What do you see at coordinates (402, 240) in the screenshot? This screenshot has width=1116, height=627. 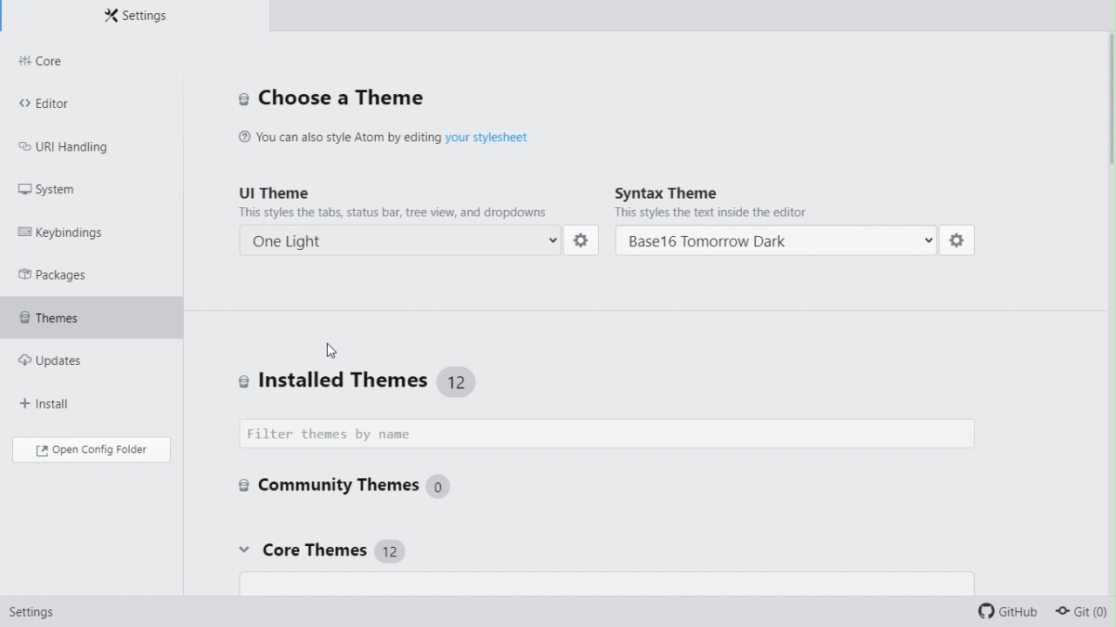 I see `One Dark` at bounding box center [402, 240].